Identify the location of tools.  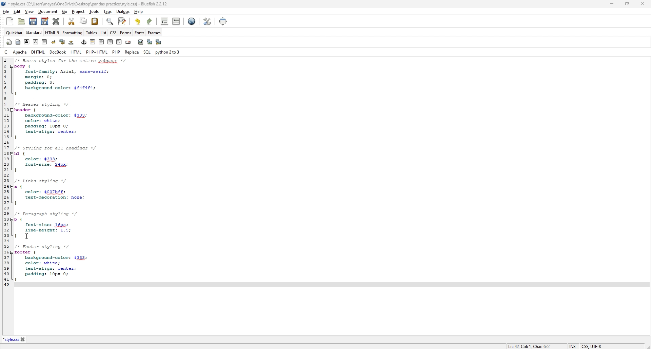
(94, 12).